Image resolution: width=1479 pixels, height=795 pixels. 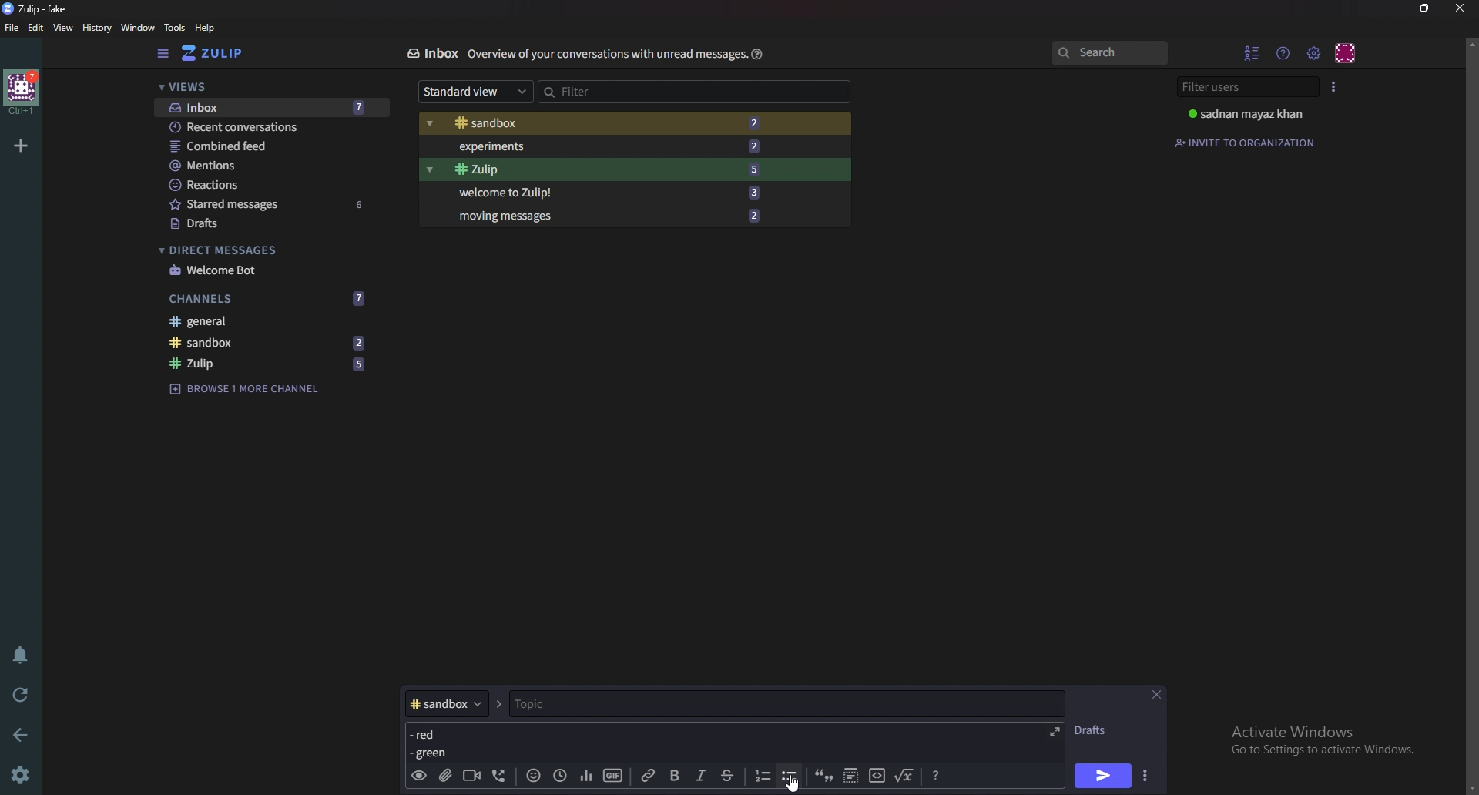 What do you see at coordinates (605, 146) in the screenshot?
I see `Experiments` at bounding box center [605, 146].